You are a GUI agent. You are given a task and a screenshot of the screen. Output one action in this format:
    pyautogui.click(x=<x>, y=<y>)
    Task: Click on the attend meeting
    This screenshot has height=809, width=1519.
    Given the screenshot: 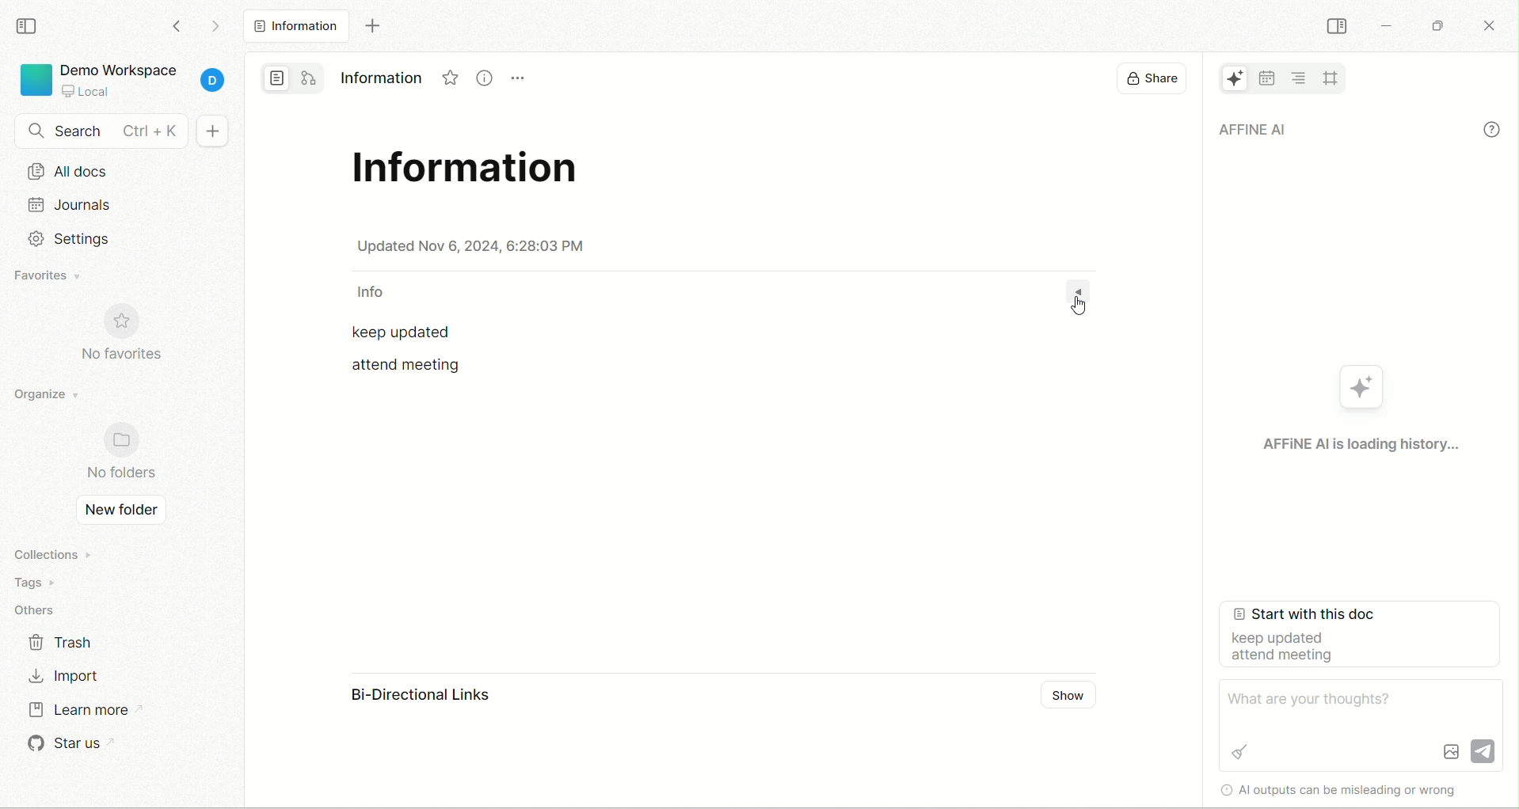 What is the action you would take?
    pyautogui.click(x=407, y=367)
    